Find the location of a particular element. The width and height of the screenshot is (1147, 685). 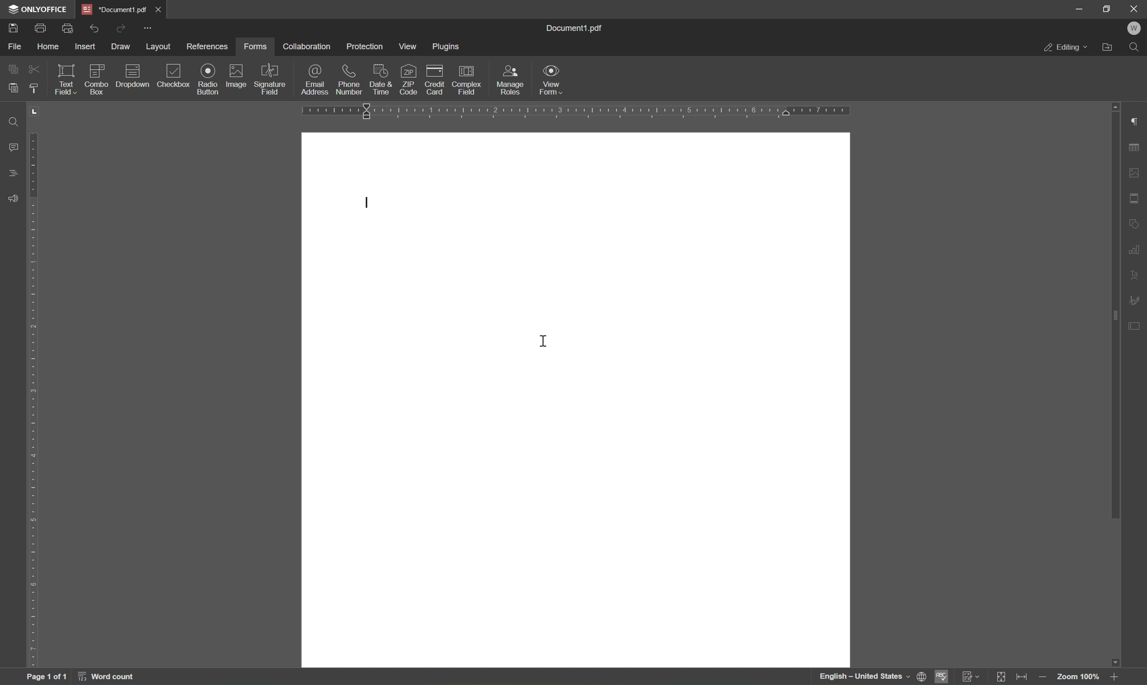

track changes is located at coordinates (970, 675).